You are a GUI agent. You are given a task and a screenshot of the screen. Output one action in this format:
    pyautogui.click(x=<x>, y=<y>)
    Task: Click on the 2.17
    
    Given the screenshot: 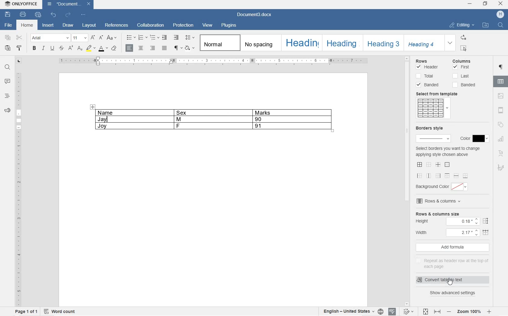 What is the action you would take?
    pyautogui.click(x=464, y=233)
    